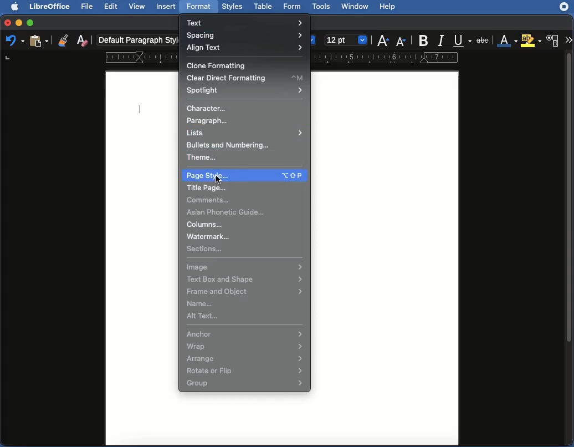 The height and width of the screenshot is (447, 574). What do you see at coordinates (244, 280) in the screenshot?
I see `Text box and shape` at bounding box center [244, 280].